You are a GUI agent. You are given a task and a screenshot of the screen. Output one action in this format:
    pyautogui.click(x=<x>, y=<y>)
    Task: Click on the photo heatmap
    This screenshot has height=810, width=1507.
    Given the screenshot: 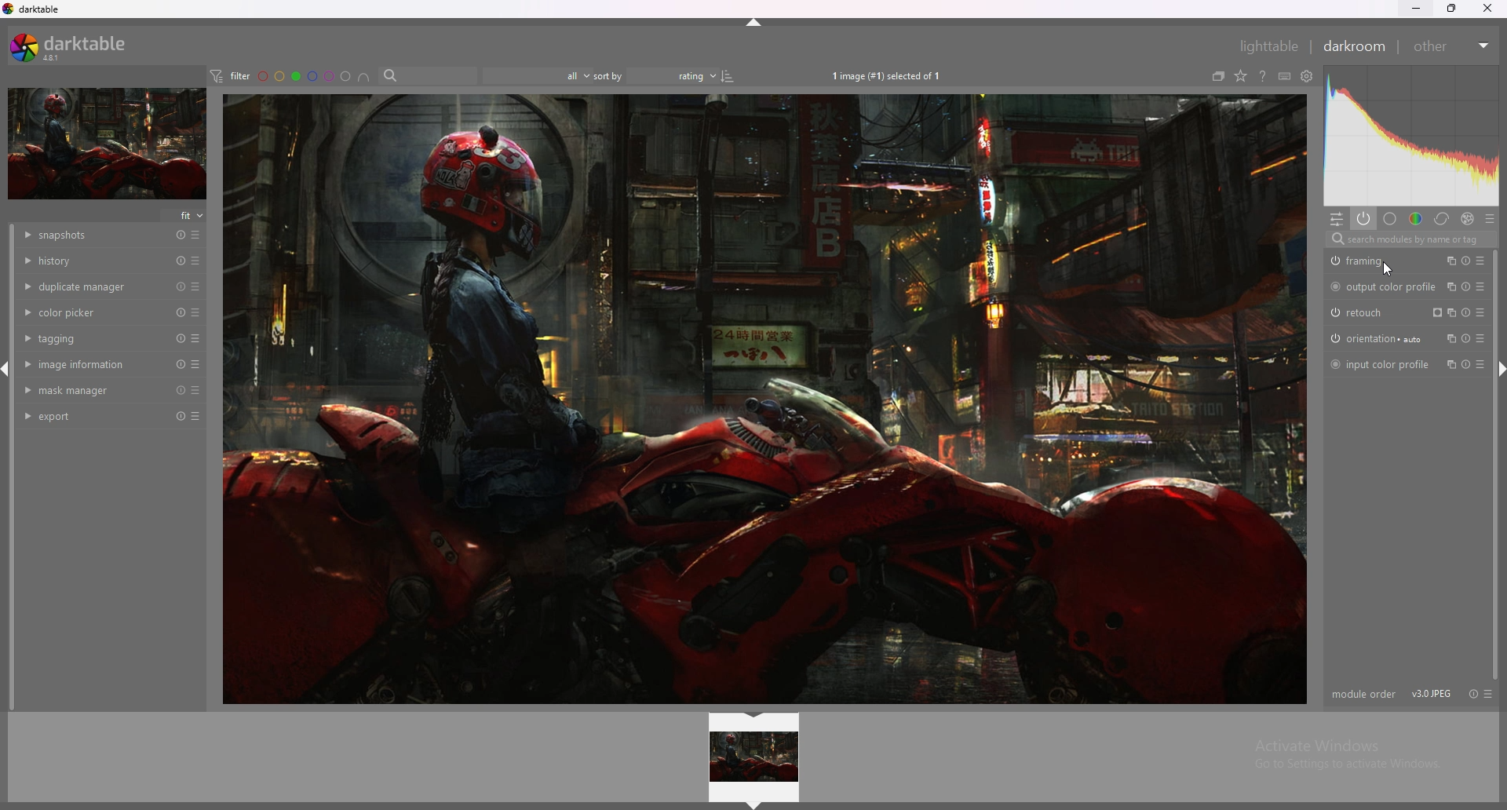 What is the action you would take?
    pyautogui.click(x=1412, y=135)
    